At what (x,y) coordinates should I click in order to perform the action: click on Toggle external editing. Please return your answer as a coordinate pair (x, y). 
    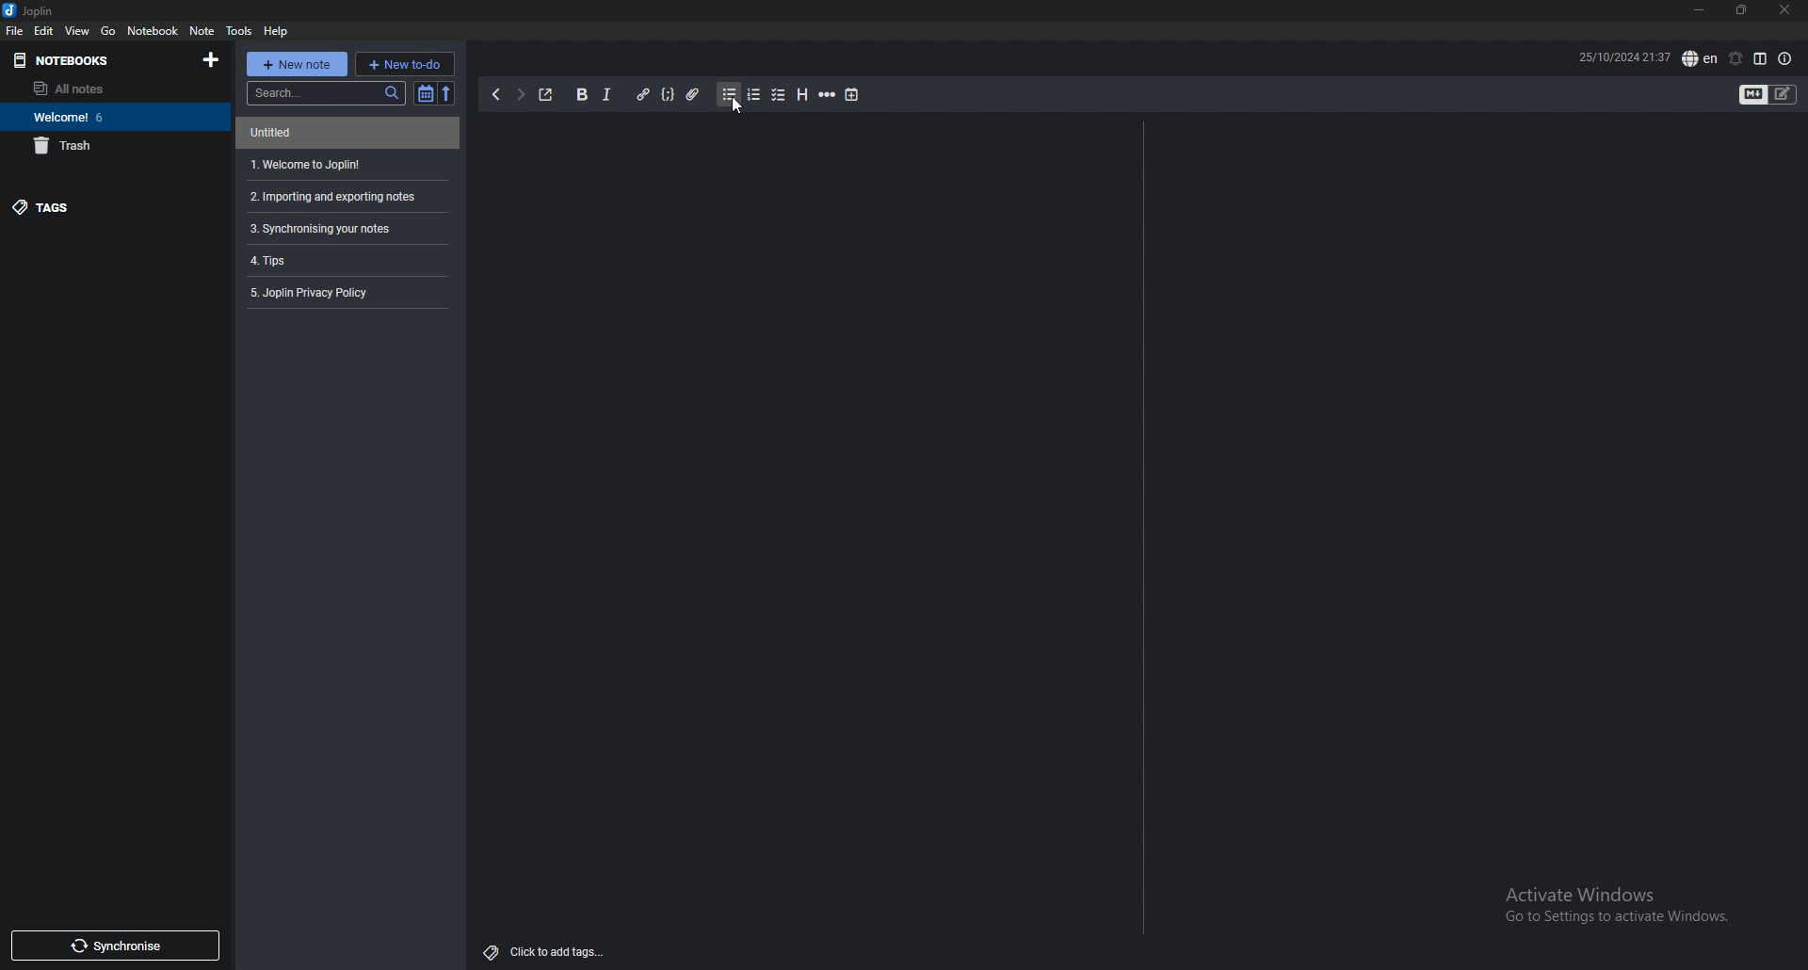
    Looking at the image, I should click on (549, 92).